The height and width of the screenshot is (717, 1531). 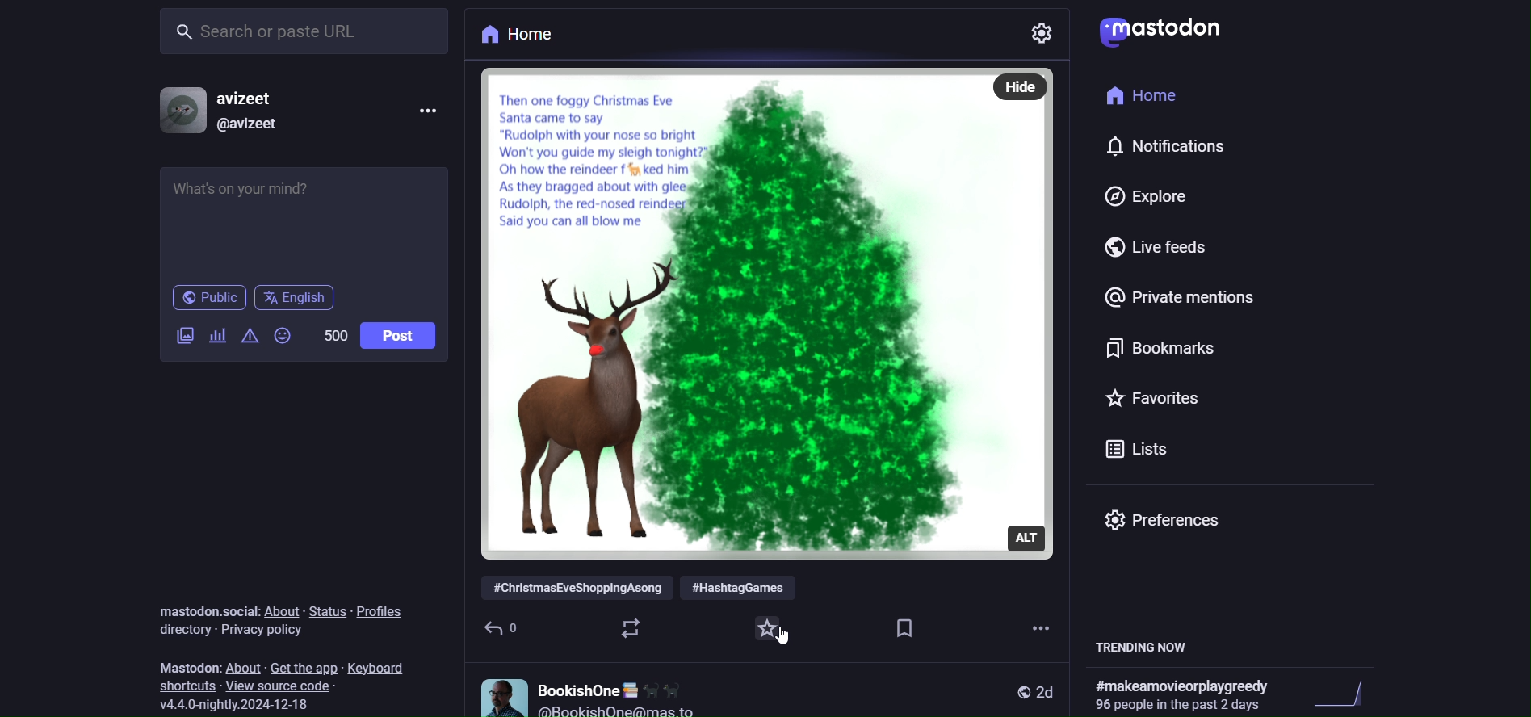 What do you see at coordinates (284, 335) in the screenshot?
I see `emoji` at bounding box center [284, 335].